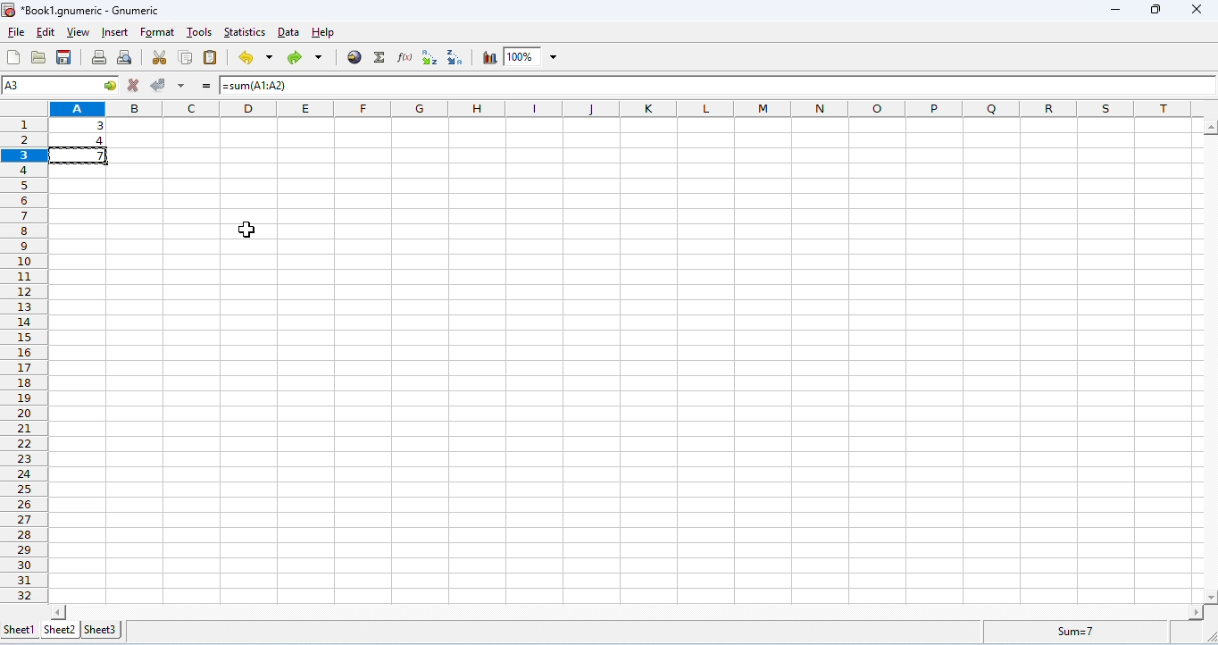  I want to click on zoom, so click(531, 56).